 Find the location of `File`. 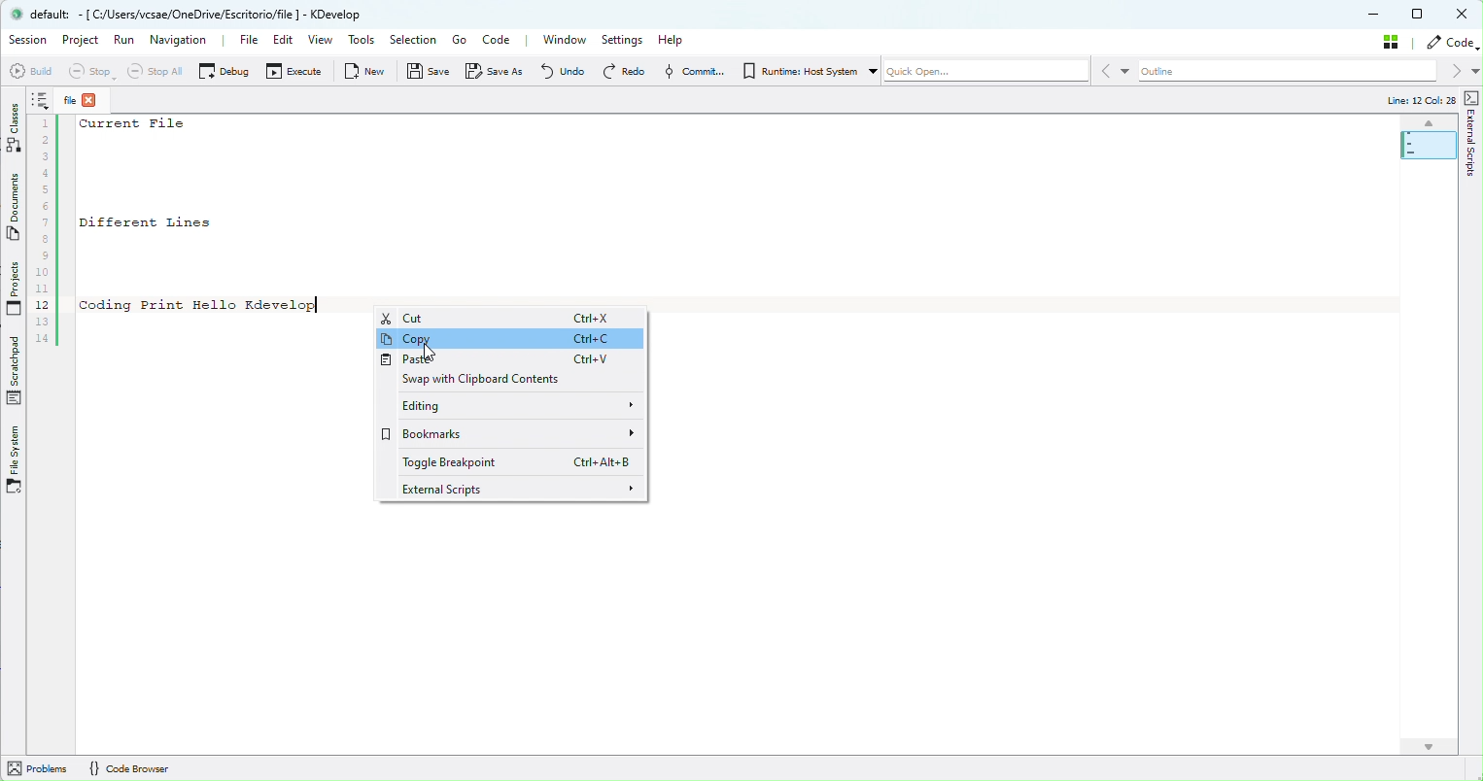

File is located at coordinates (255, 43).